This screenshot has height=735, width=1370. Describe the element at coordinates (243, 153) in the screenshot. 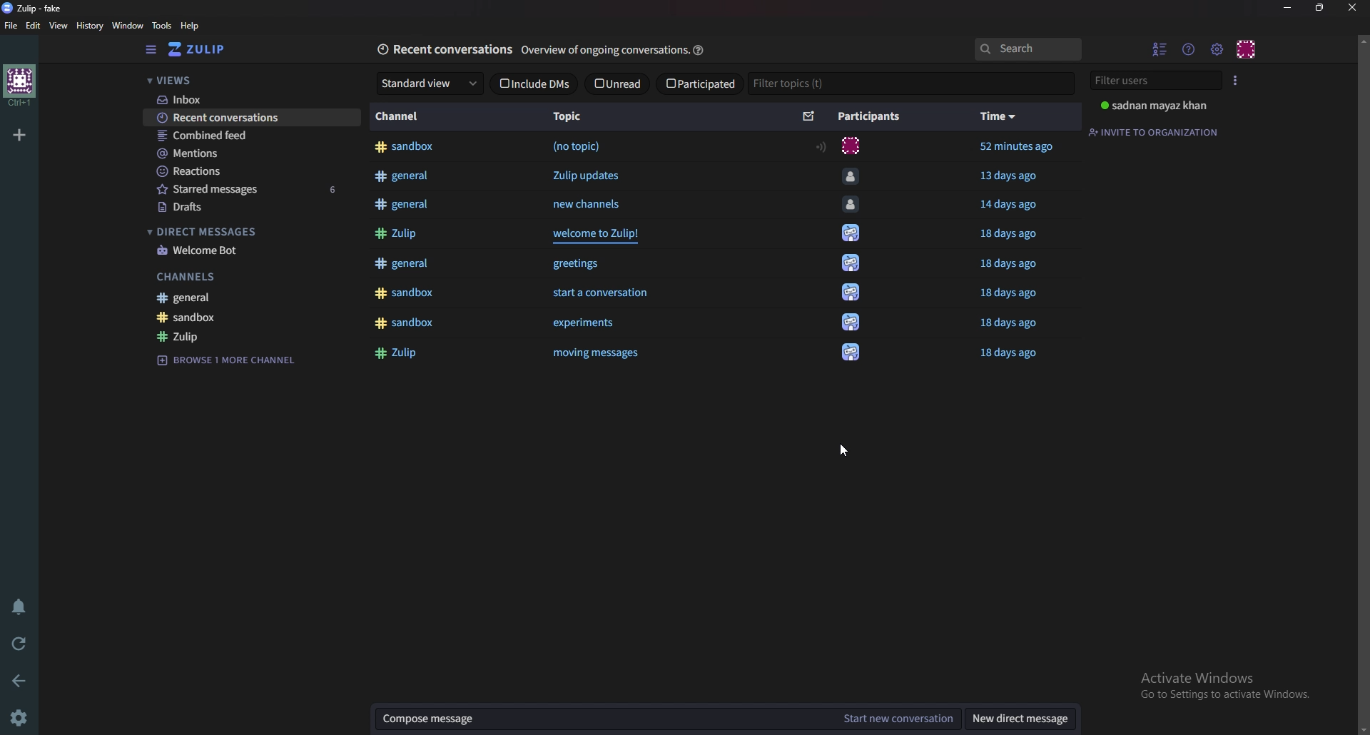

I see `Mentions` at that location.